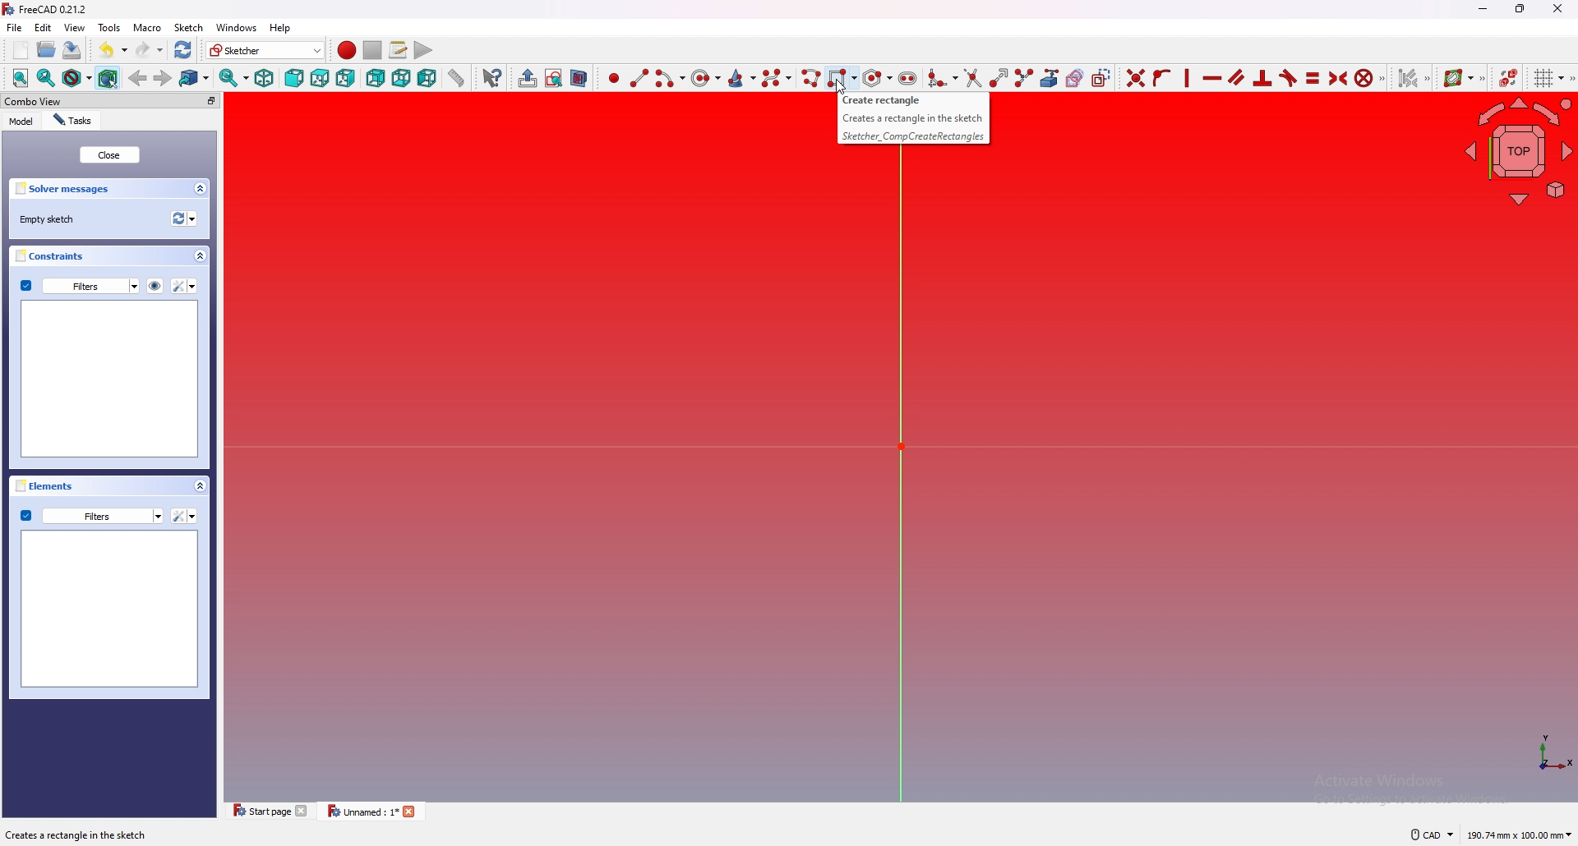 This screenshot has width=1578, height=846. I want to click on description, so click(82, 834).